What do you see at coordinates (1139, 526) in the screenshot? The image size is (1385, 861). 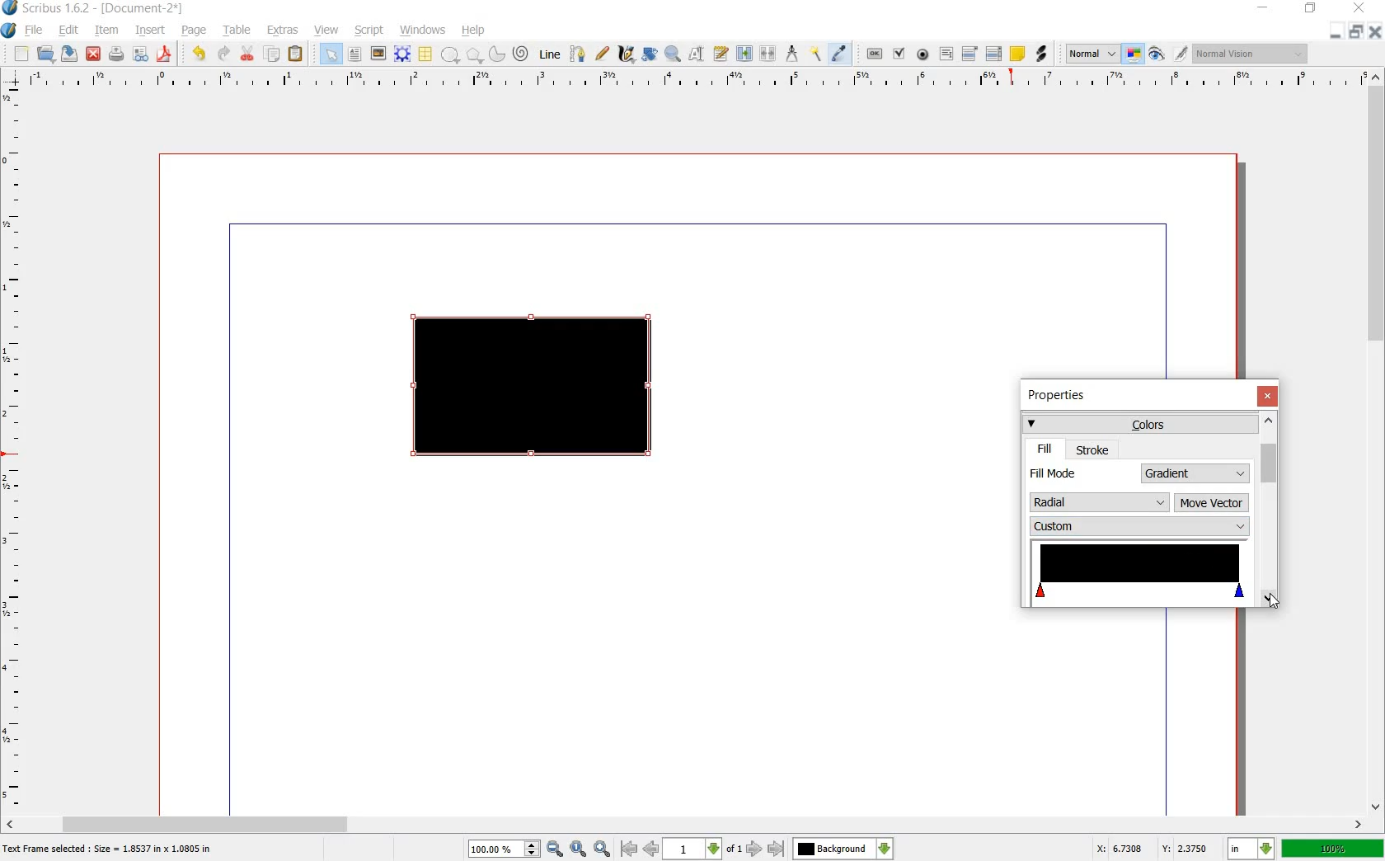 I see `custom` at bounding box center [1139, 526].